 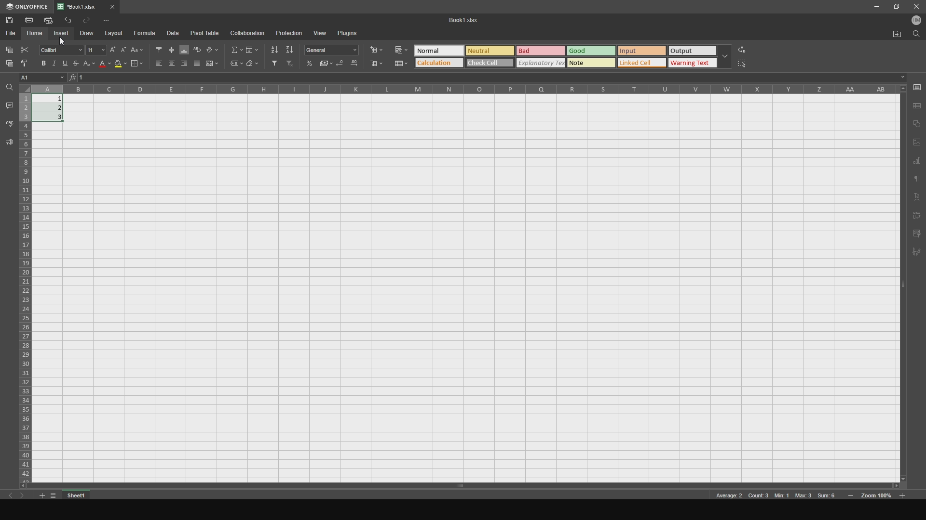 I want to click on zoom out, so click(x=903, y=494).